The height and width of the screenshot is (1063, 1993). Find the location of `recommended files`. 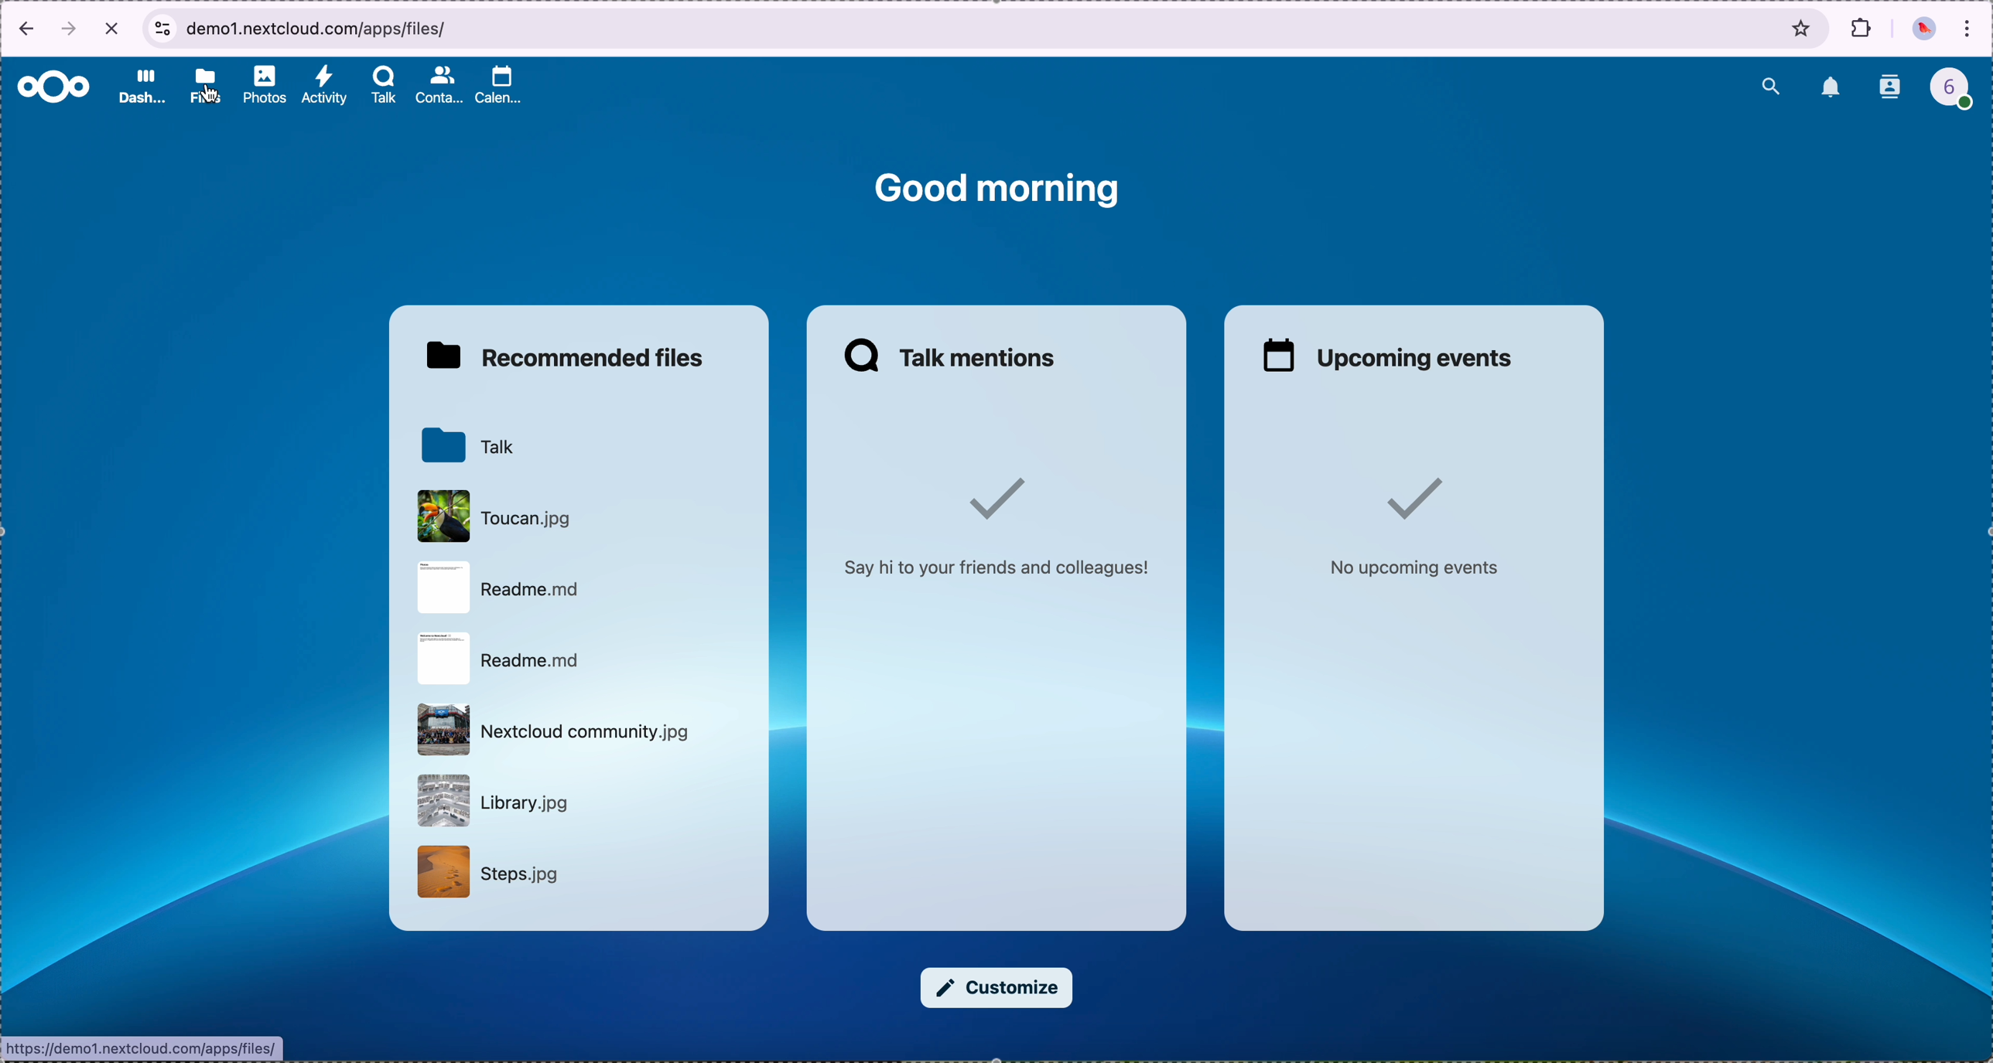

recommended files is located at coordinates (572, 356).